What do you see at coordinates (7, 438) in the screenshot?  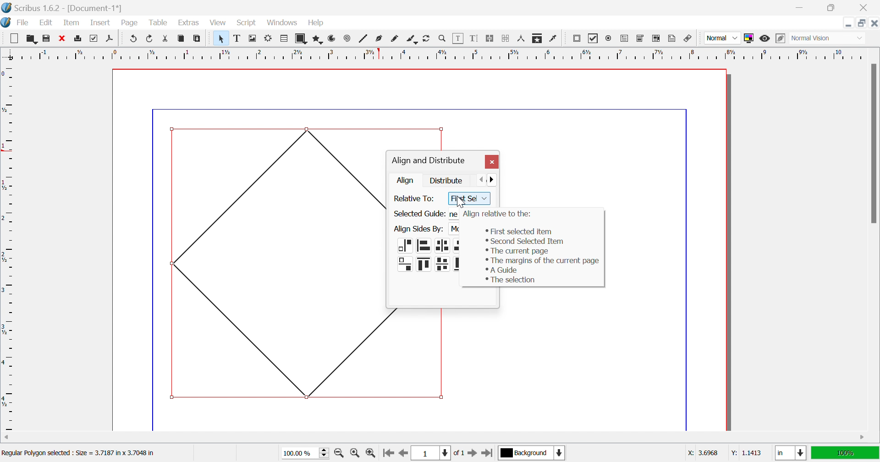 I see `Scroll left` at bounding box center [7, 438].